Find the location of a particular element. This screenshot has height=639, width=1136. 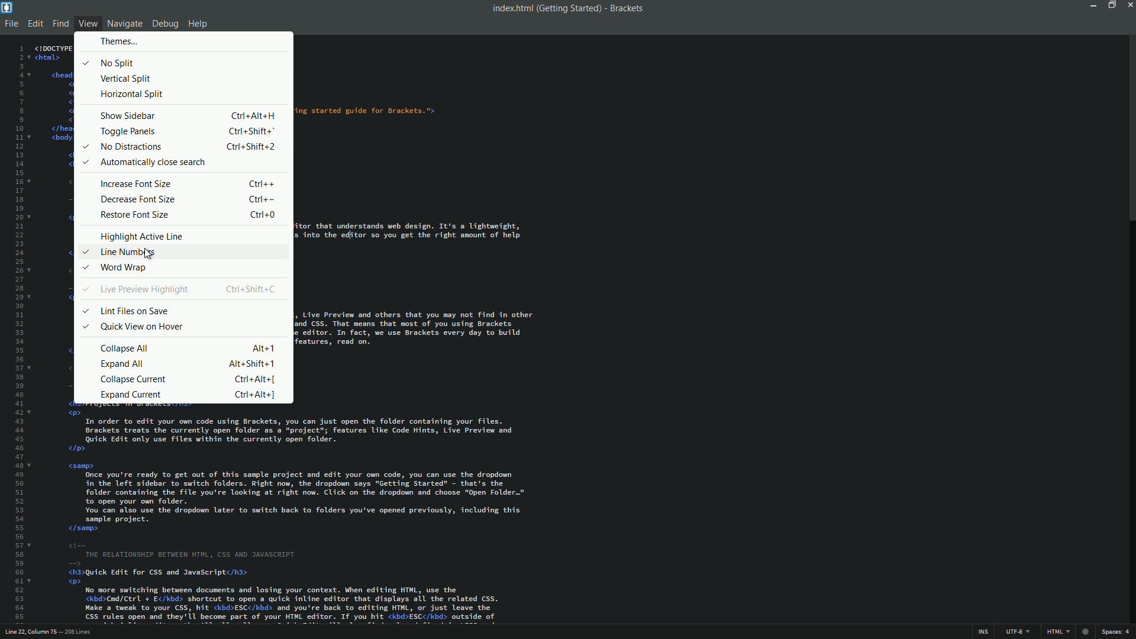

help is located at coordinates (197, 25).